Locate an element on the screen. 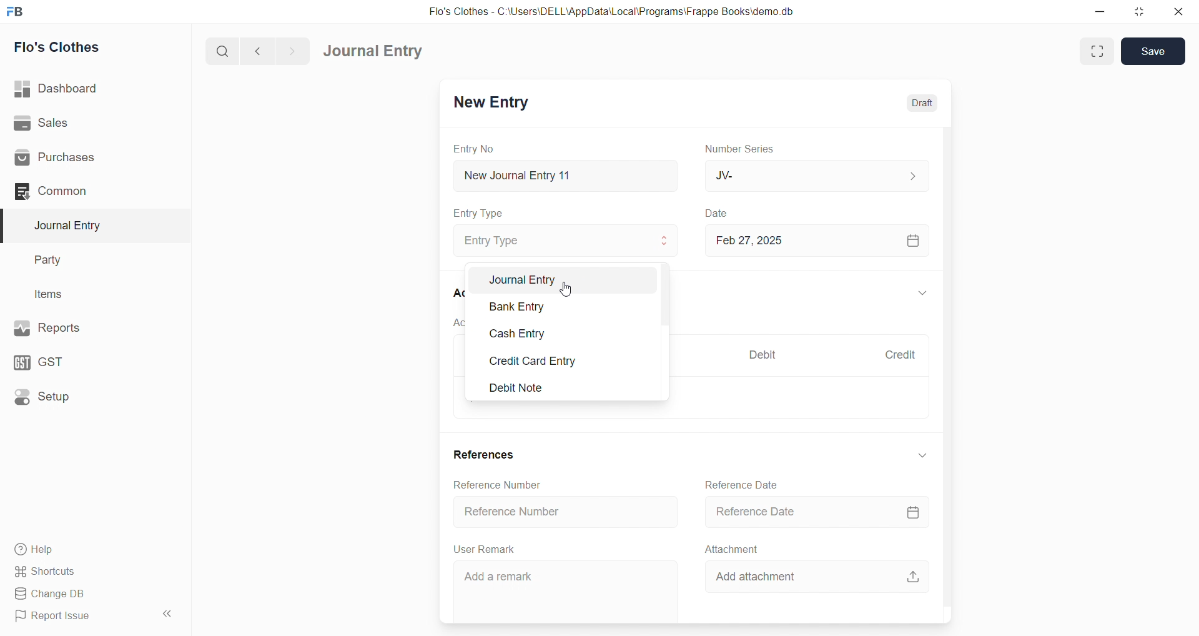 Image resolution: width=1199 pixels, height=636 pixels. Items is located at coordinates (53, 294).